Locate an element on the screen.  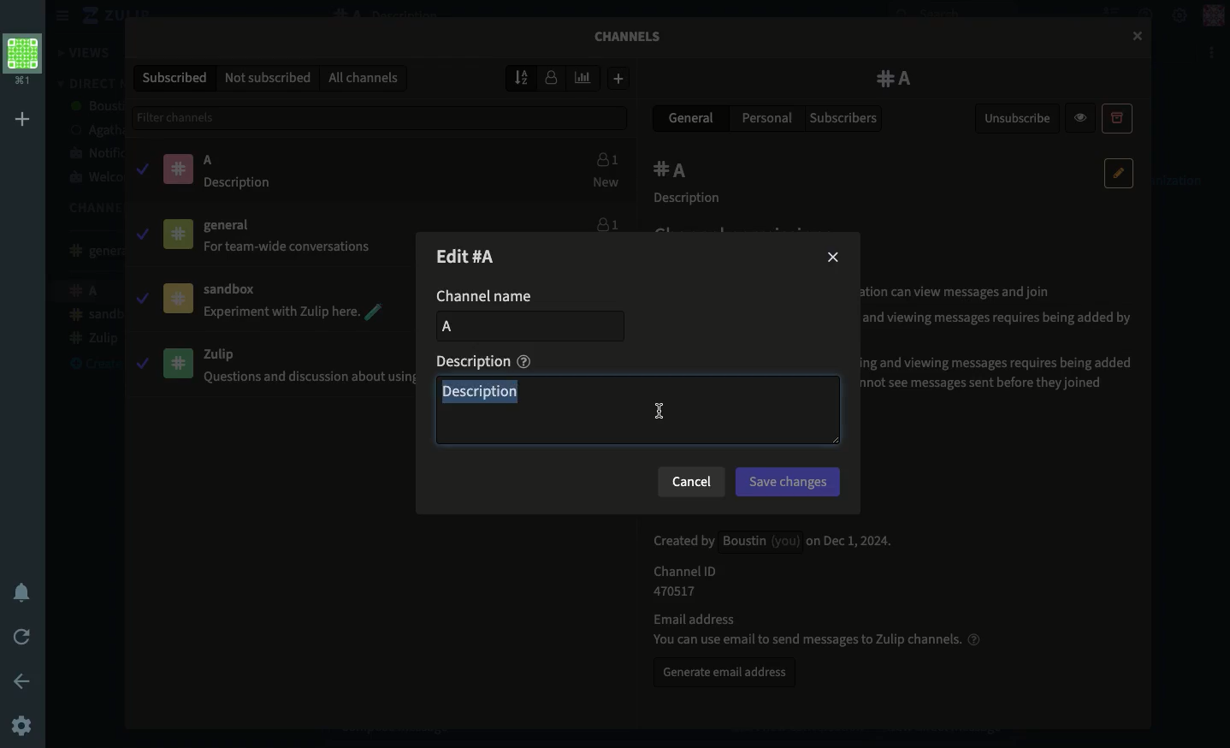
agatha is located at coordinates (93, 130).